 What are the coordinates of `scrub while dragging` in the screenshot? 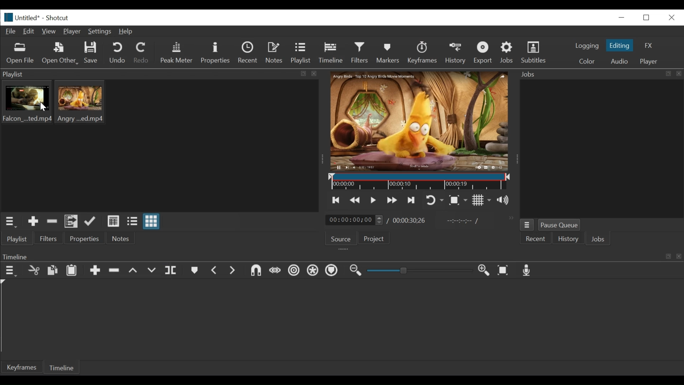 It's located at (275, 271).